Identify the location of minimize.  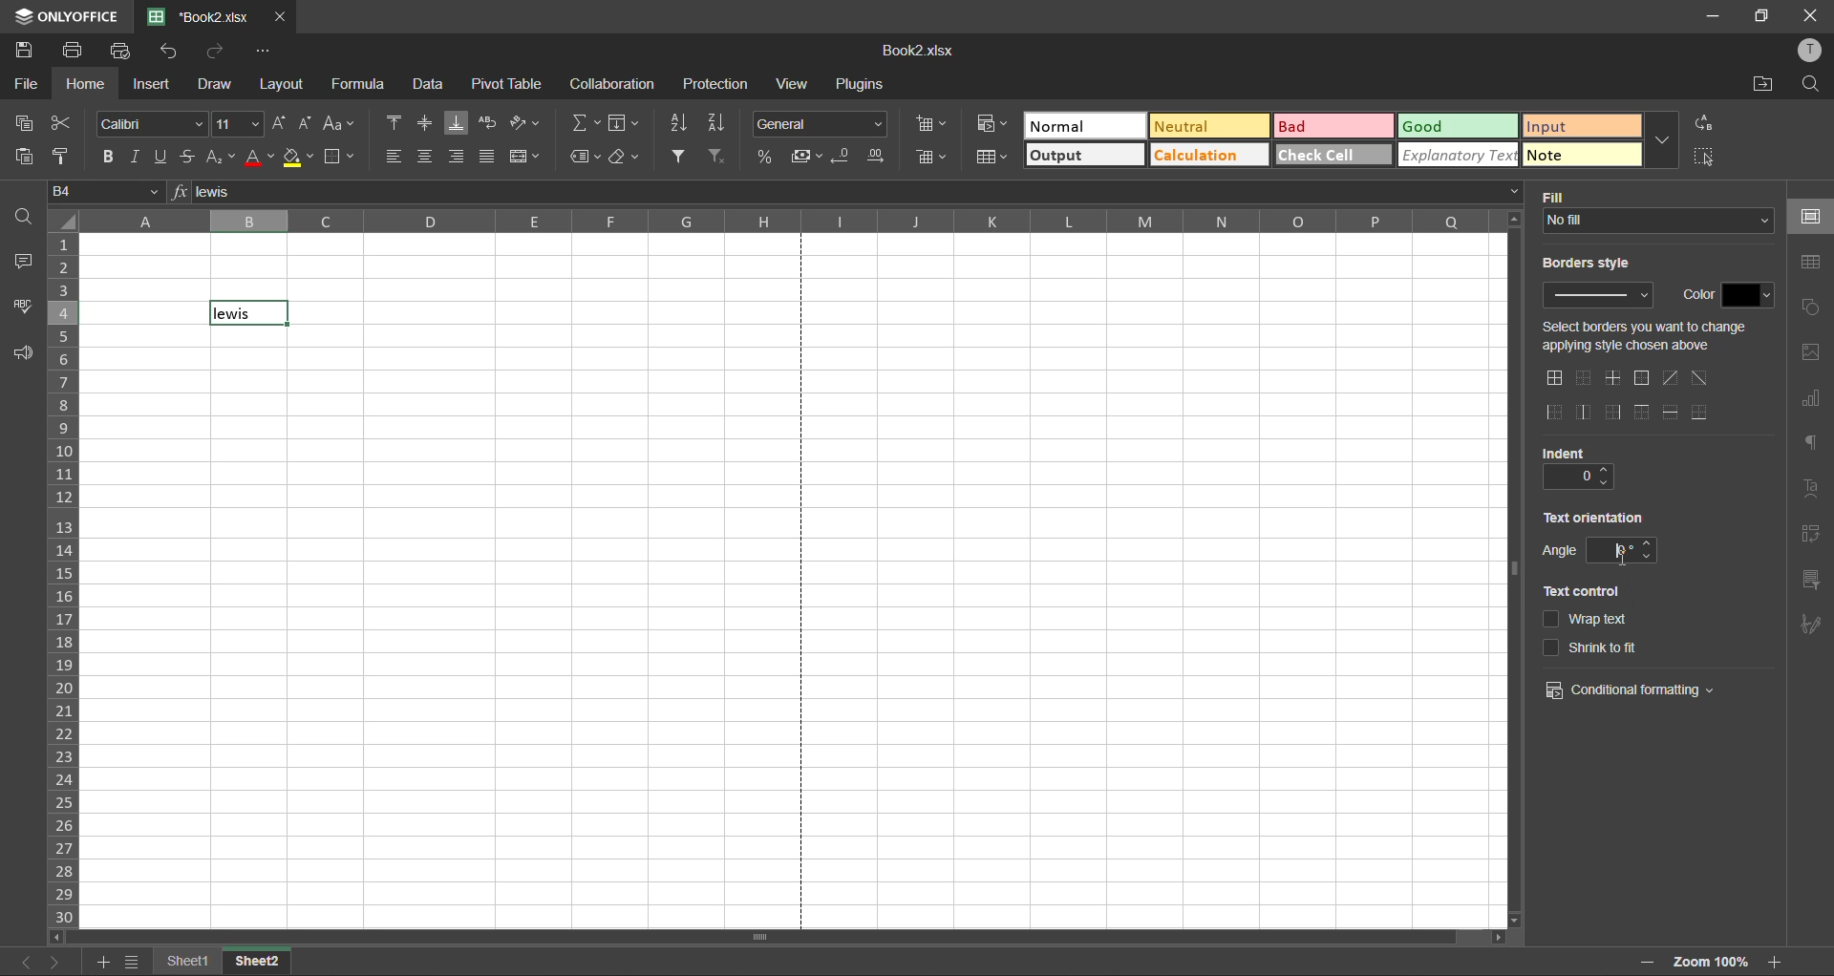
(1714, 16).